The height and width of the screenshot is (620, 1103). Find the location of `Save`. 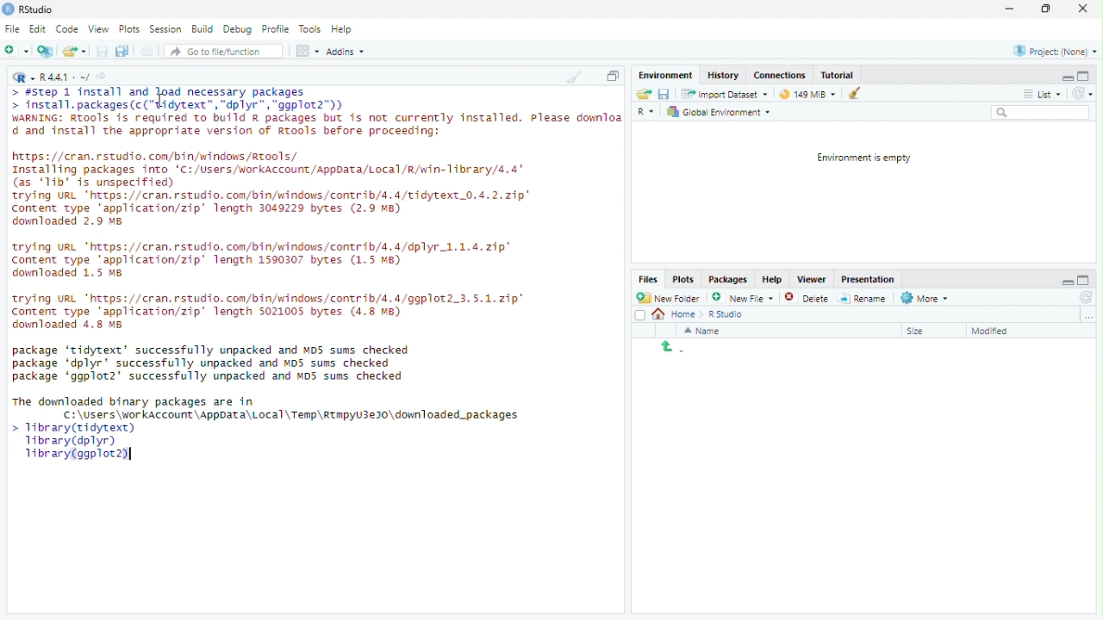

Save is located at coordinates (103, 51).